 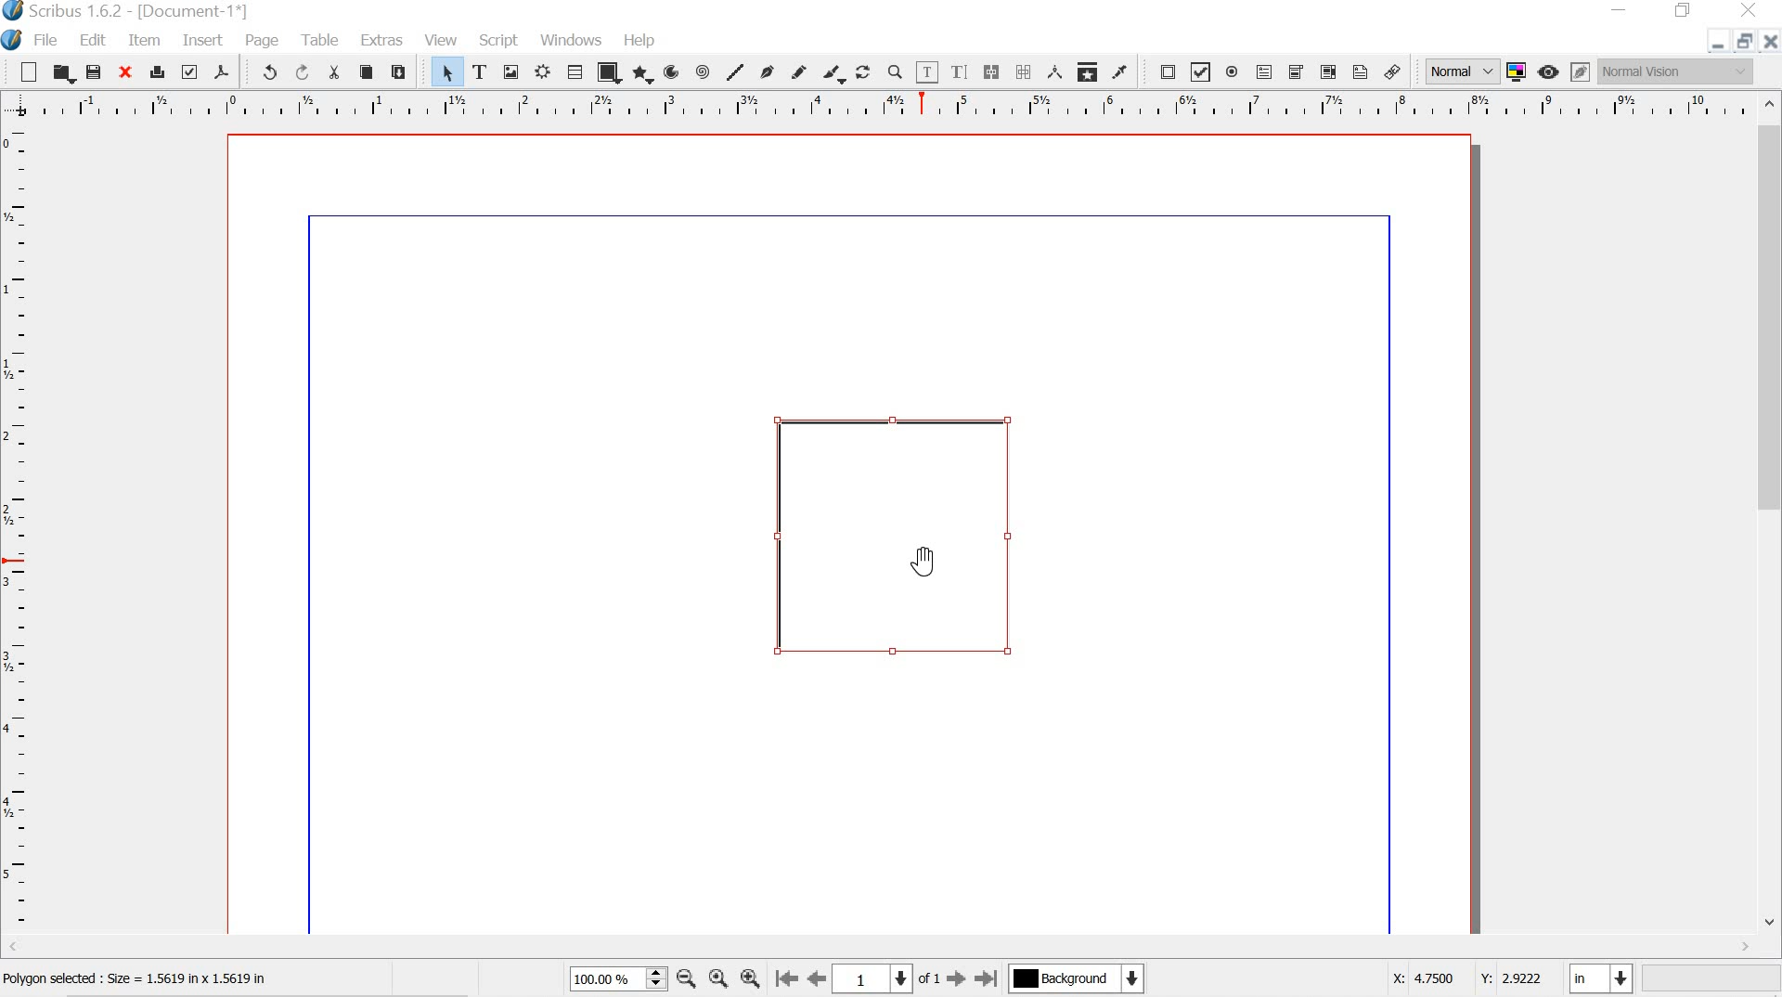 What do you see at coordinates (1550, 72) in the screenshot?
I see `preview mode` at bounding box center [1550, 72].